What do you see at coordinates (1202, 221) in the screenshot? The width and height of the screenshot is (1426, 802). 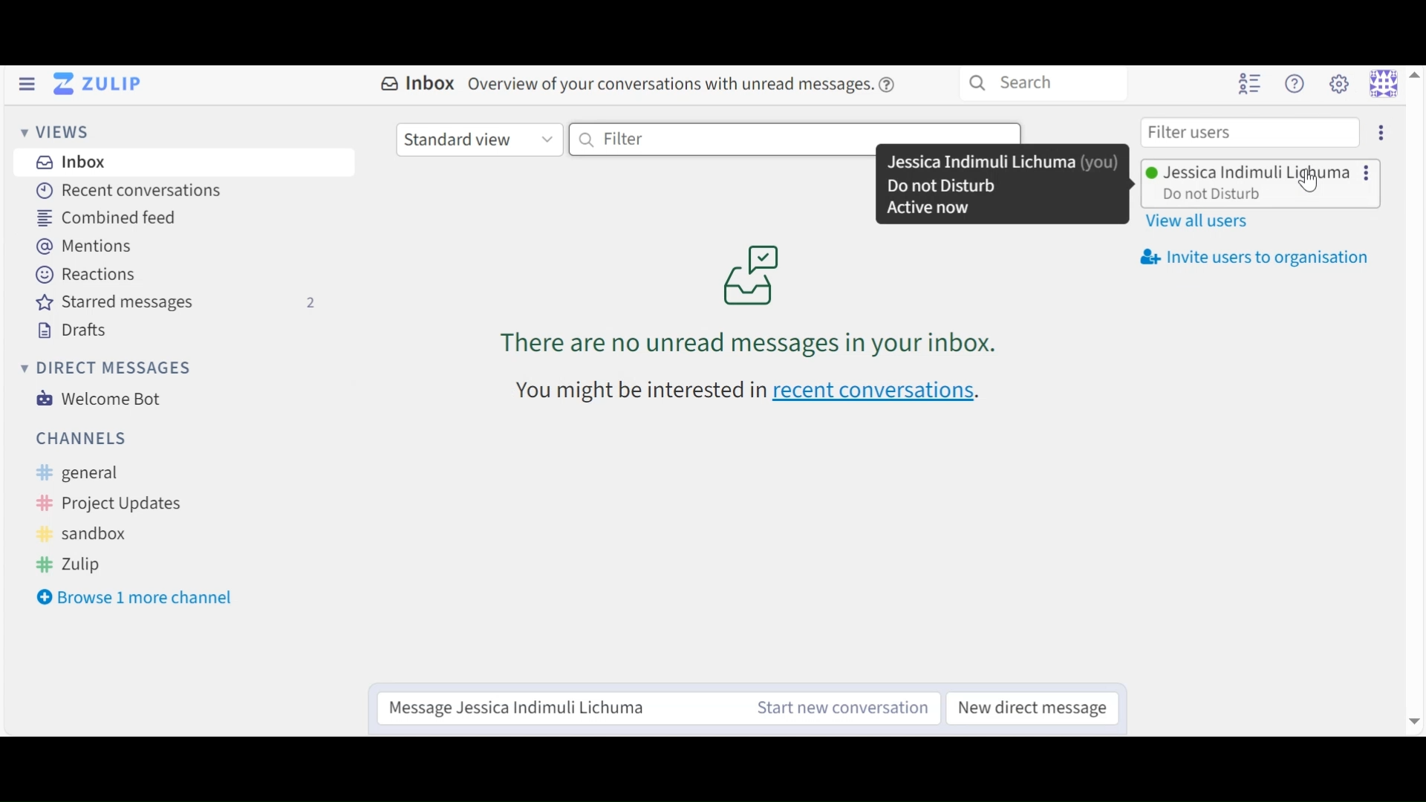 I see `View all user` at bounding box center [1202, 221].